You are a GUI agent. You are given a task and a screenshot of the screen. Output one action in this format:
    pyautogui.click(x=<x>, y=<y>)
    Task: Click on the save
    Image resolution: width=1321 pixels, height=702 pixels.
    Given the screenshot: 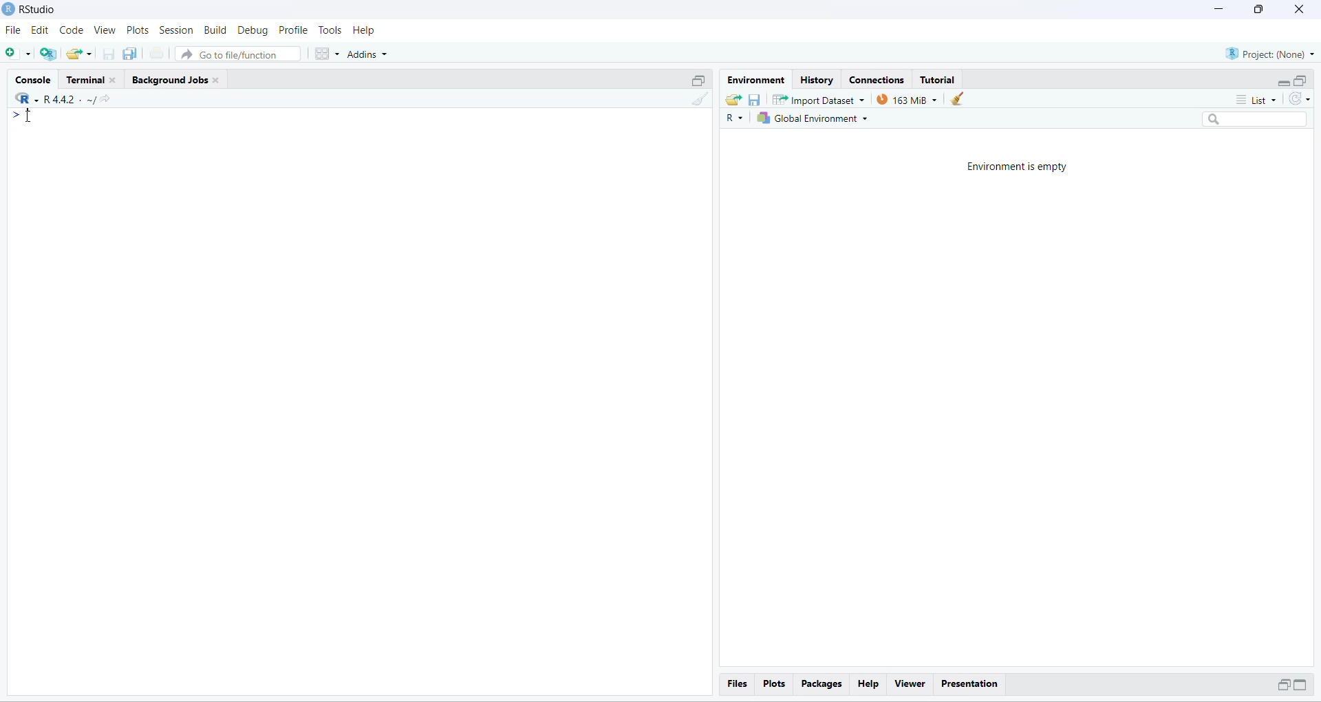 What is the action you would take?
    pyautogui.click(x=753, y=100)
    